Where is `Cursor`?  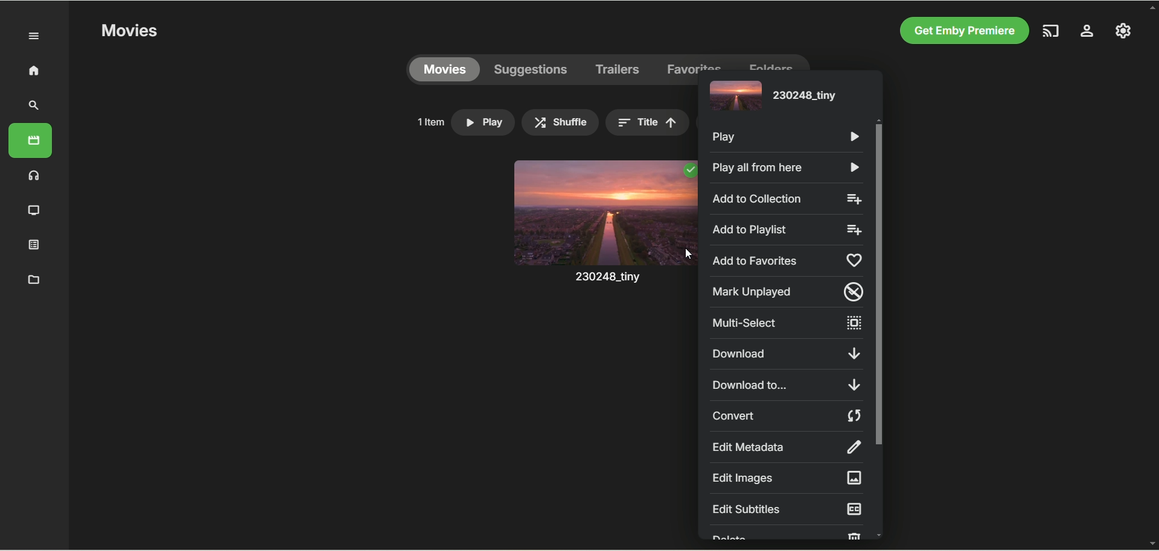 Cursor is located at coordinates (688, 254).